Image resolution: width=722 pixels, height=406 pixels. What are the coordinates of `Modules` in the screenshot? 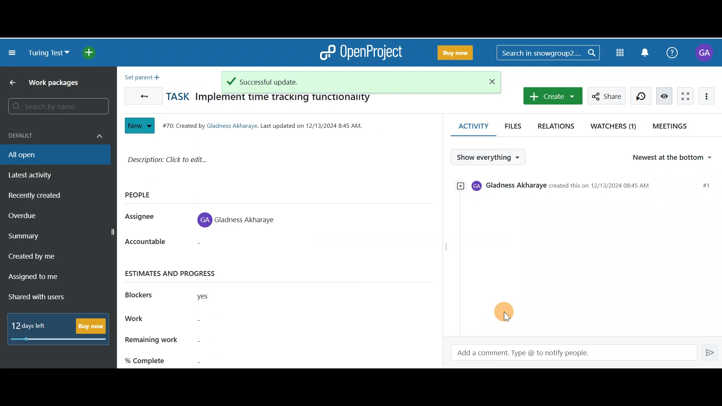 It's located at (621, 52).